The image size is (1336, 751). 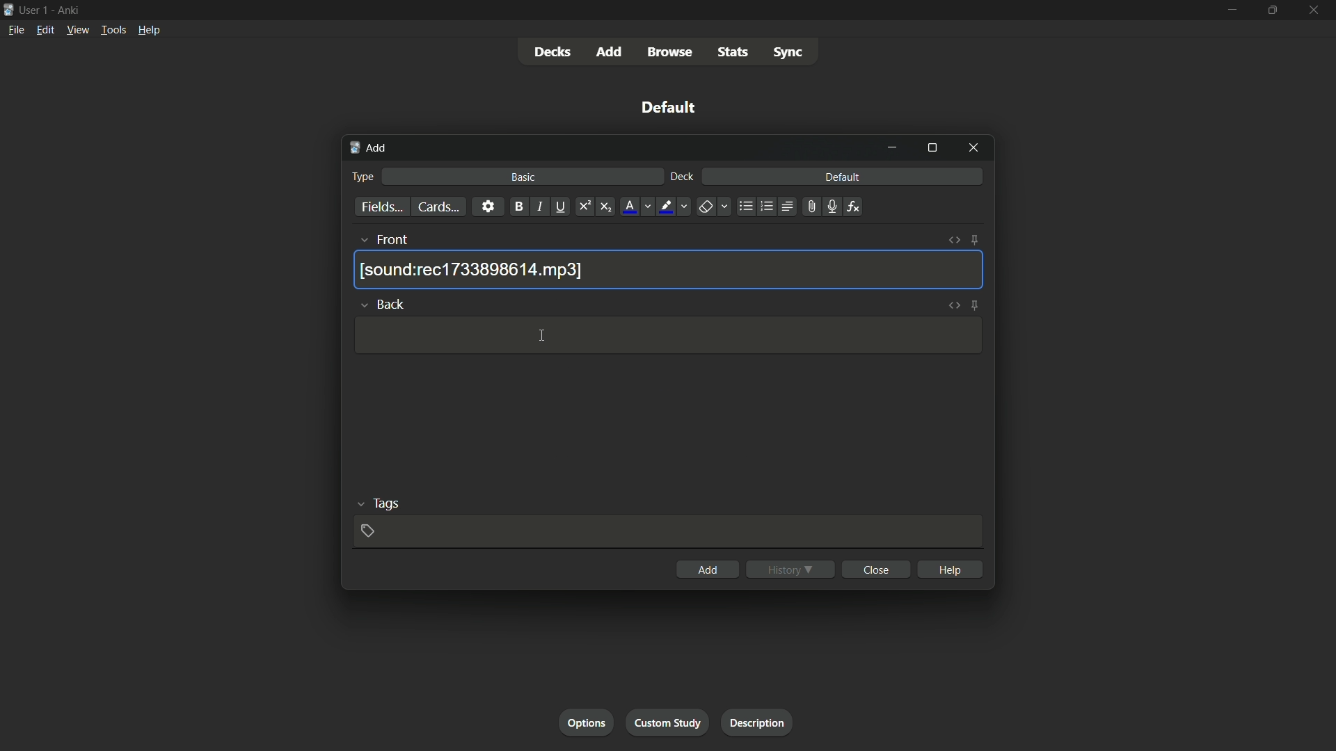 What do you see at coordinates (669, 107) in the screenshot?
I see `default` at bounding box center [669, 107].